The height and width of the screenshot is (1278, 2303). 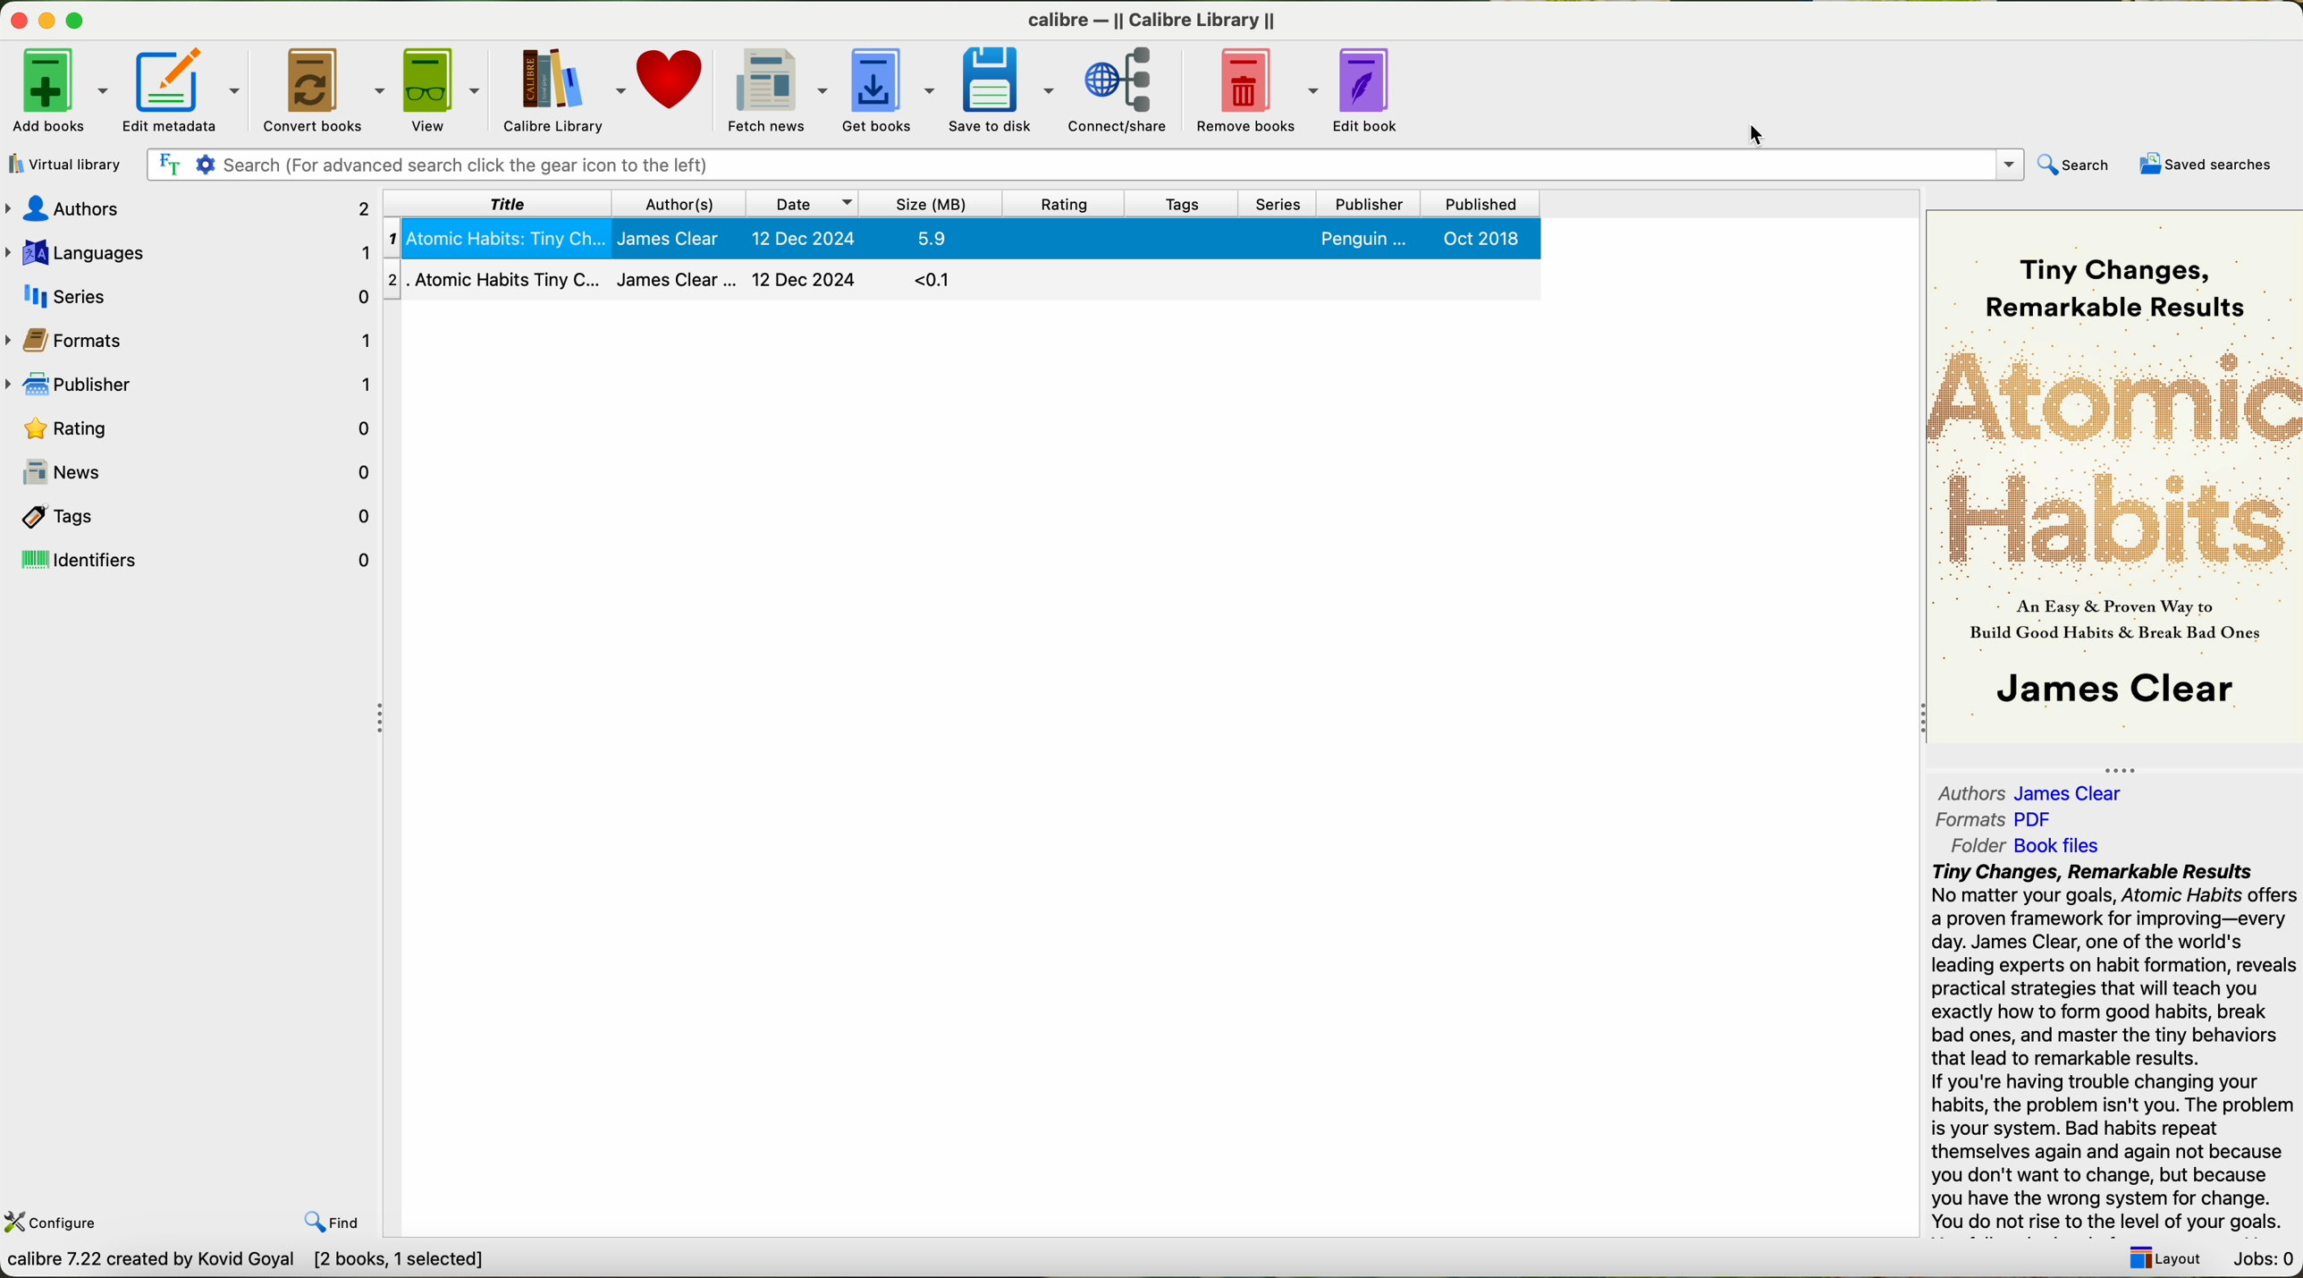 I want to click on Atomic Habits Tiny C., so click(x=493, y=276).